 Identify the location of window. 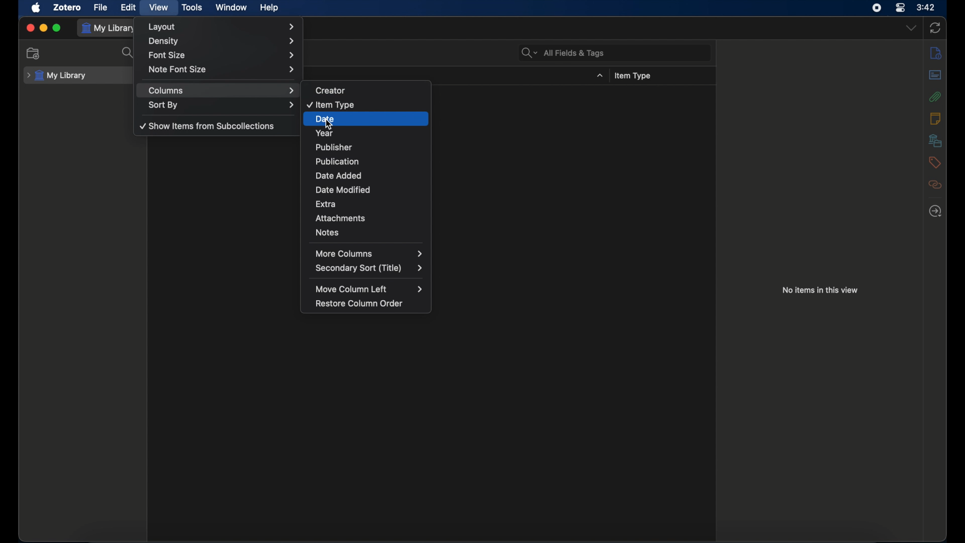
(232, 8).